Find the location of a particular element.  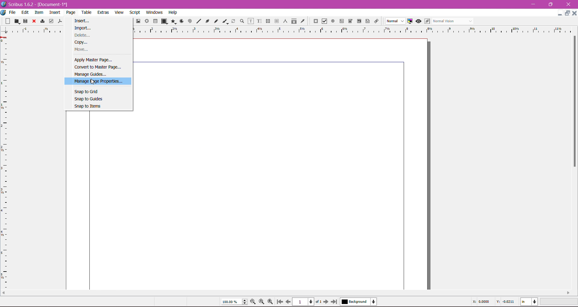

Close is located at coordinates (566, 5).